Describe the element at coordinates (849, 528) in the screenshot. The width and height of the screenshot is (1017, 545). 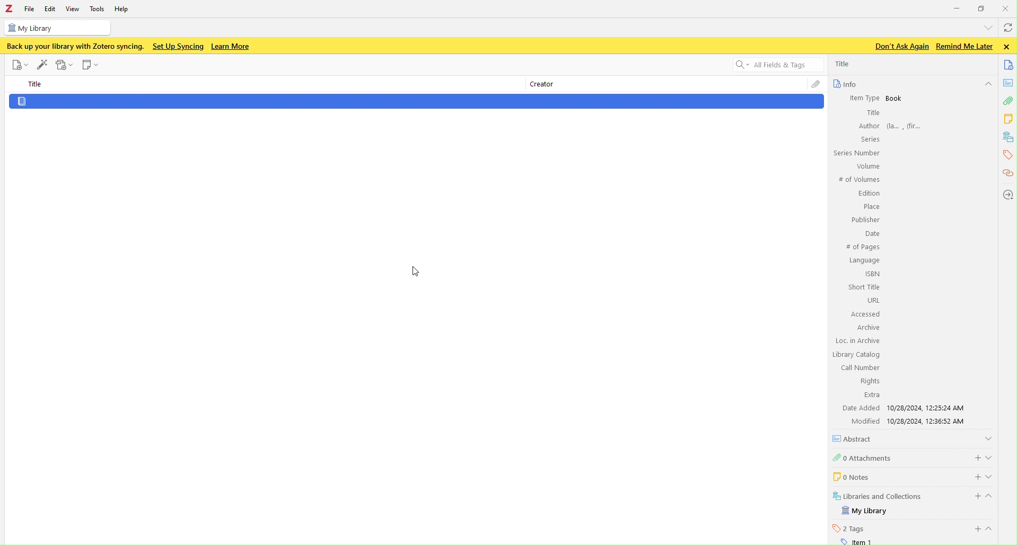
I see `2 Tags` at that location.